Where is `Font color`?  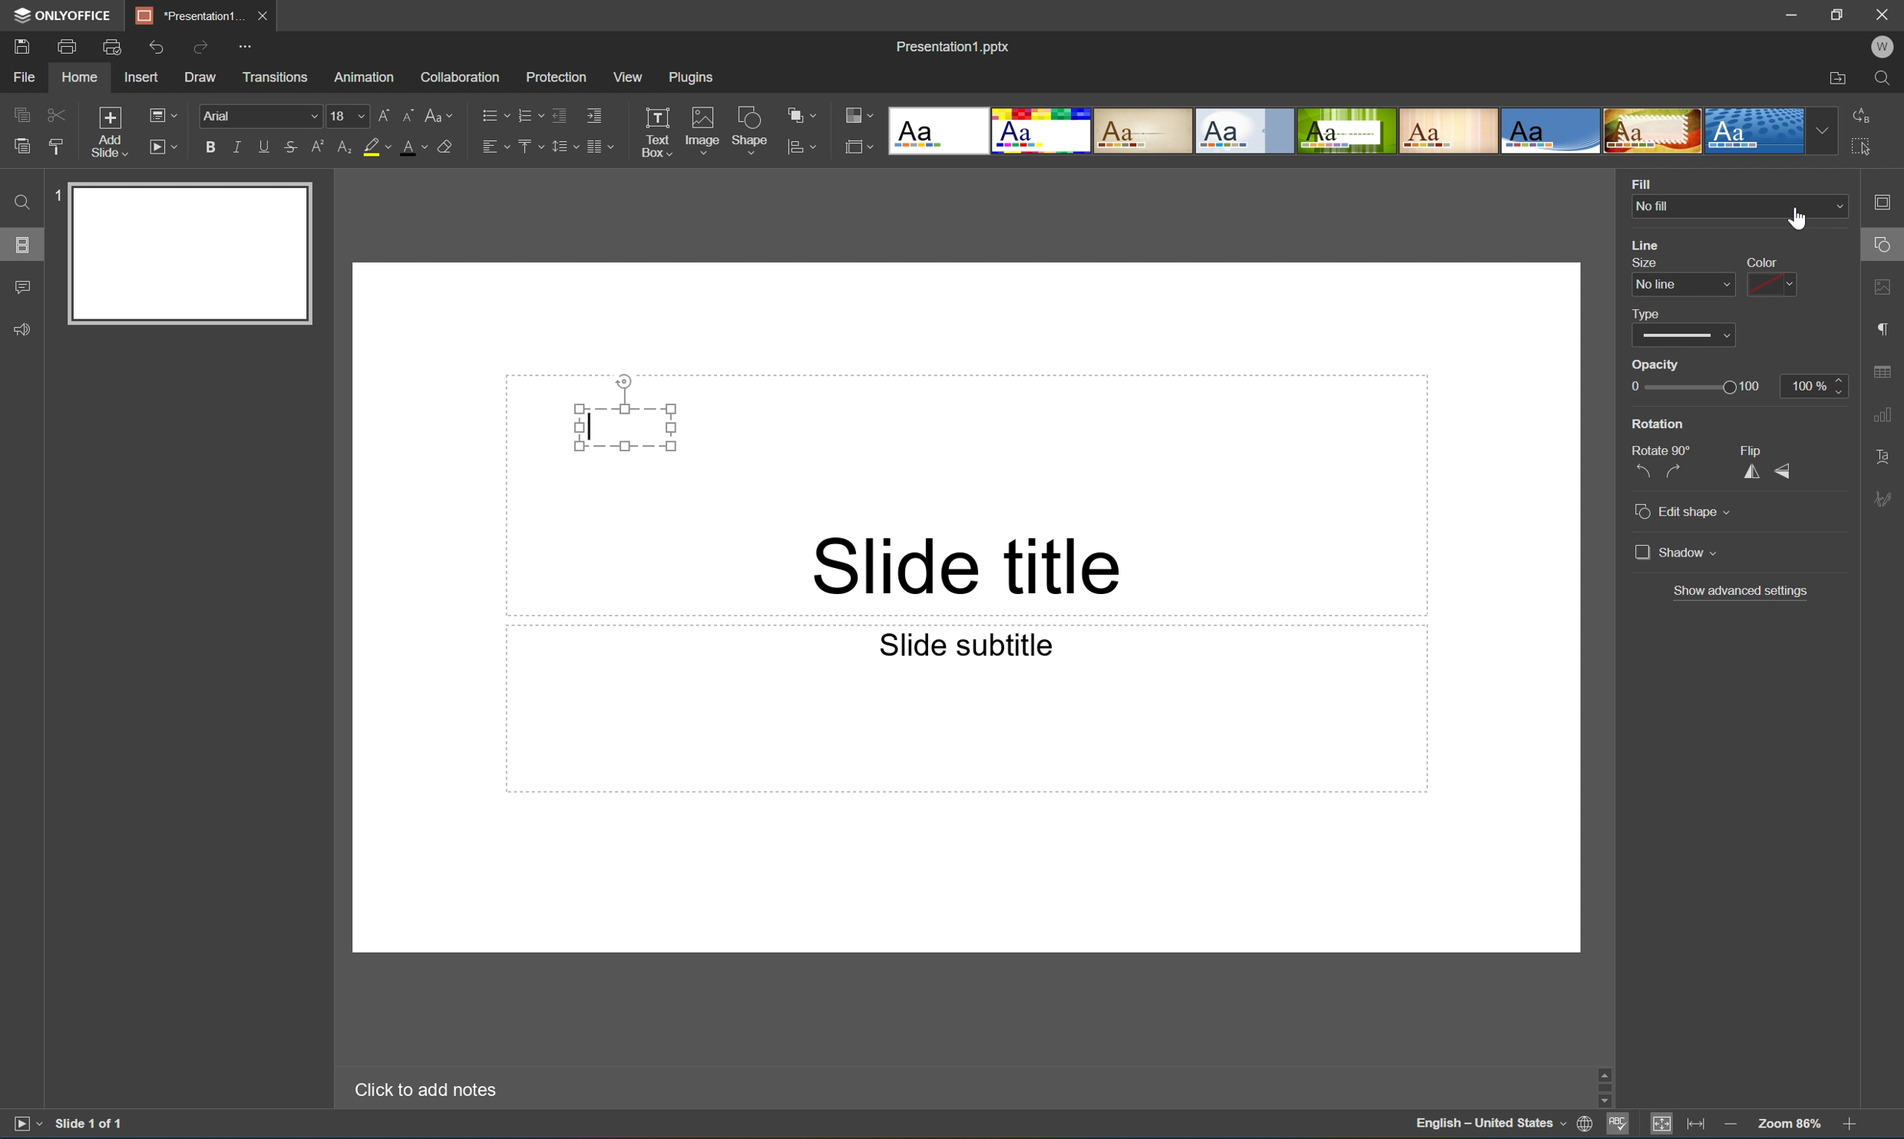 Font color is located at coordinates (412, 147).